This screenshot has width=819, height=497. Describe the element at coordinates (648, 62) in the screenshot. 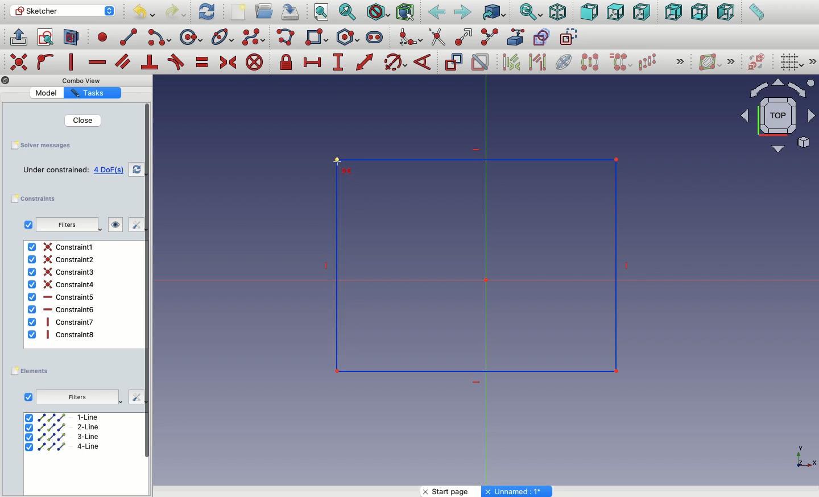

I see `Rectangular array` at that location.